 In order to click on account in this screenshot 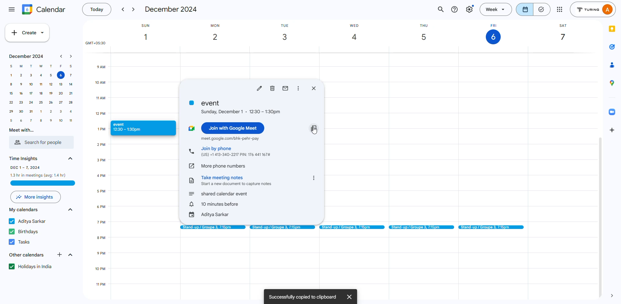, I will do `click(594, 9)`.